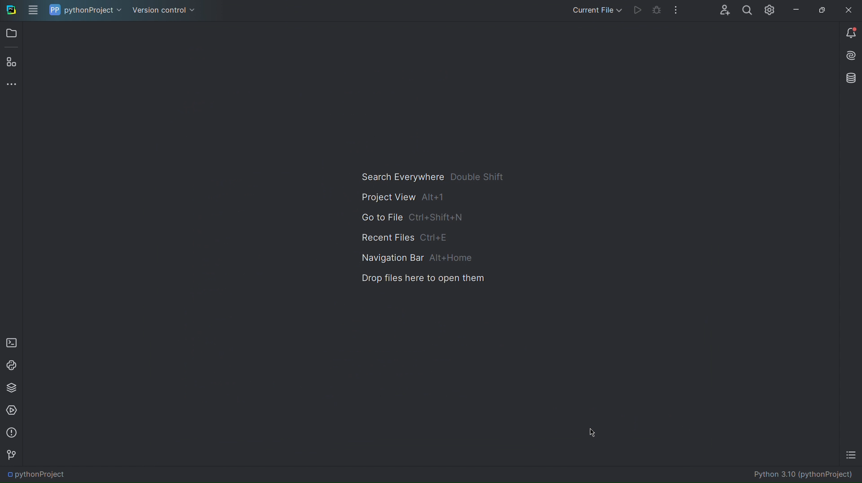  What do you see at coordinates (850, 9) in the screenshot?
I see `Close` at bounding box center [850, 9].